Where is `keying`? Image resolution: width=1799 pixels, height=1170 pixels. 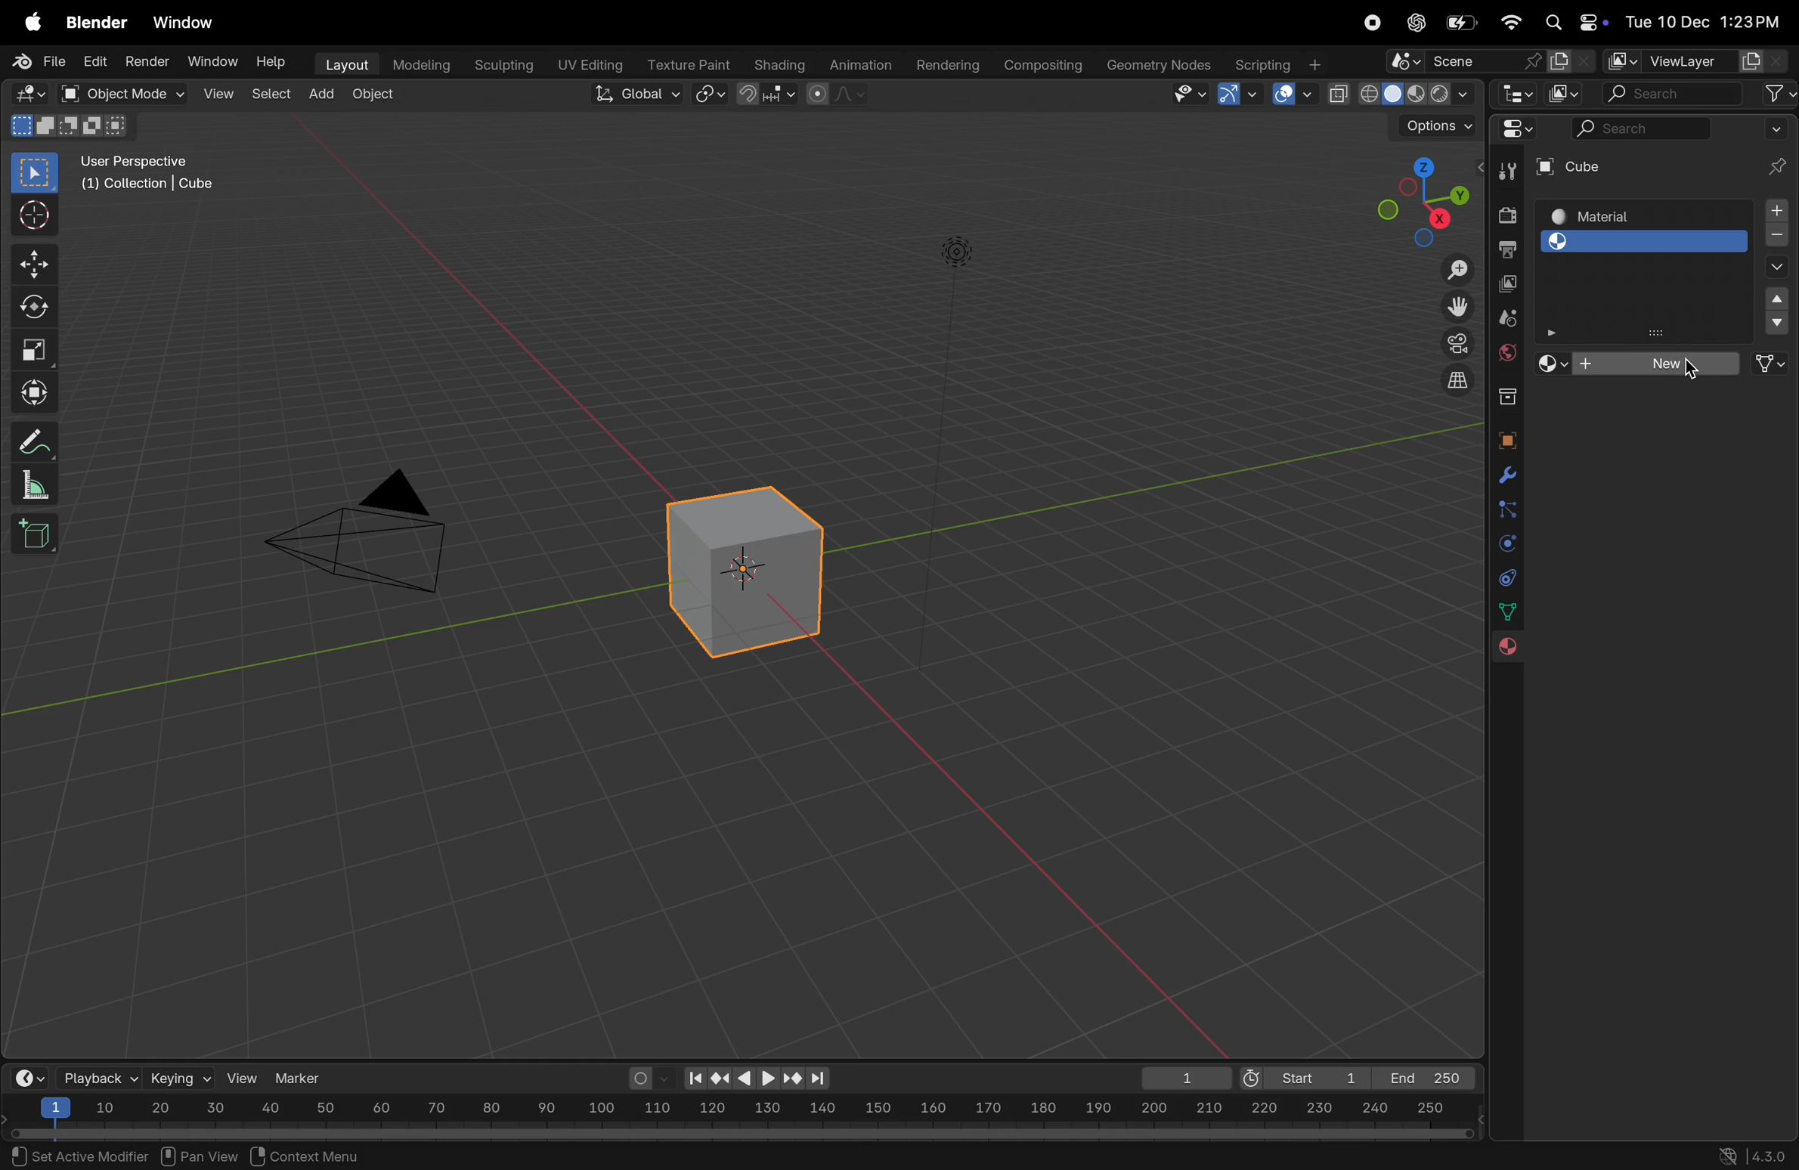
keying is located at coordinates (179, 1077).